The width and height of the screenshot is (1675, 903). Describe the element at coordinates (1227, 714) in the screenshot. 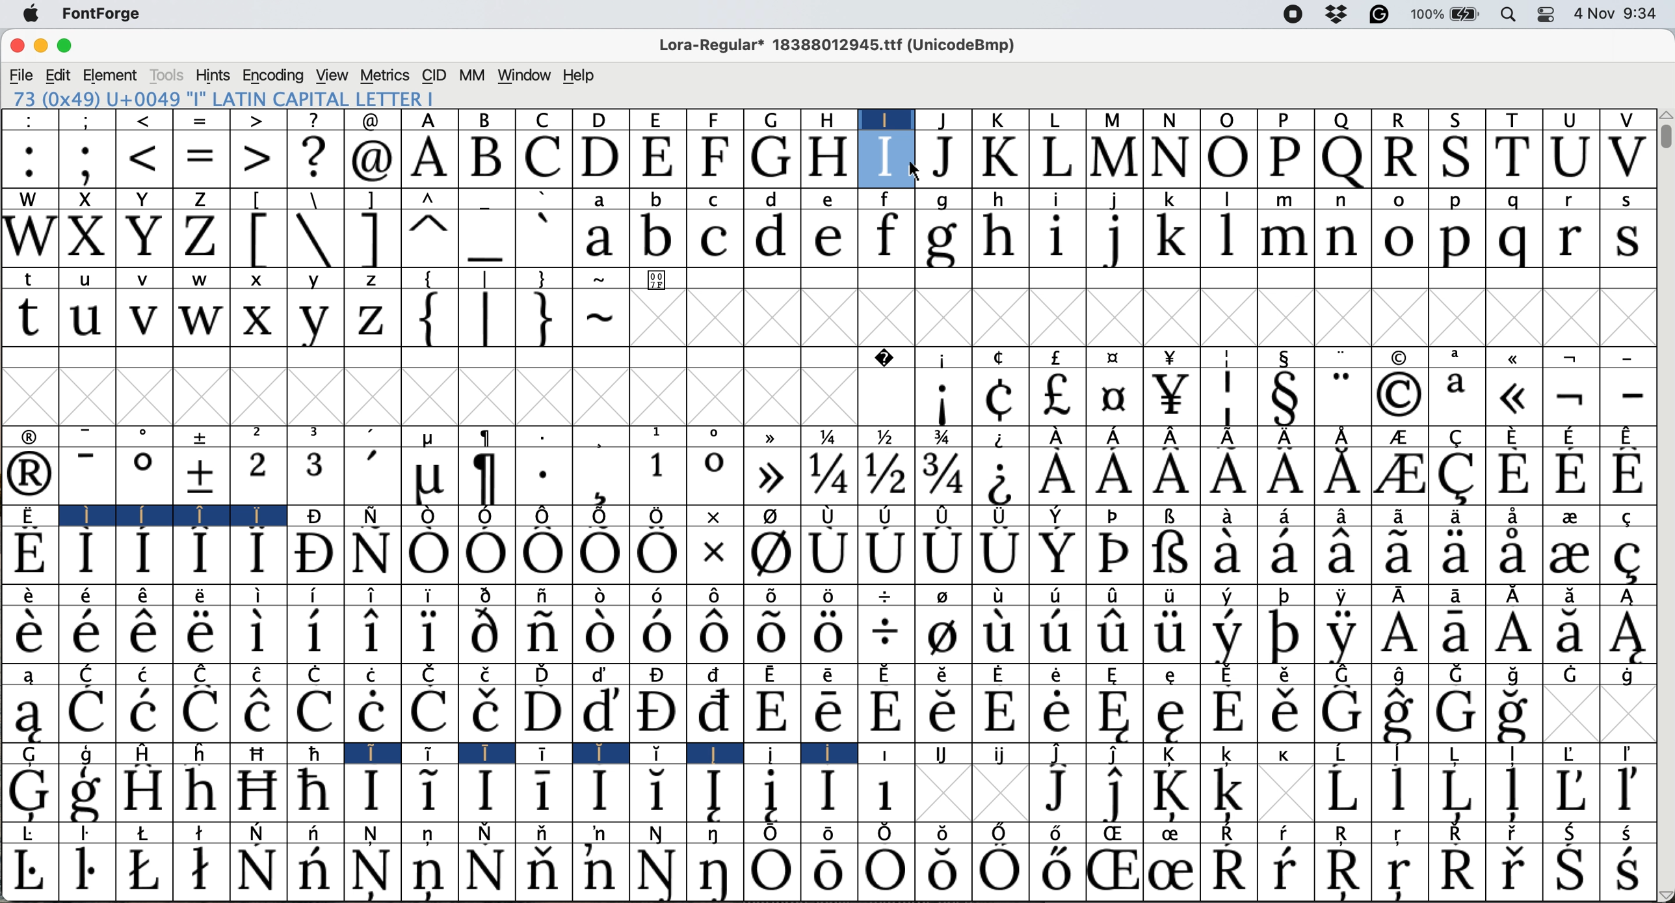

I see `Symbol` at that location.